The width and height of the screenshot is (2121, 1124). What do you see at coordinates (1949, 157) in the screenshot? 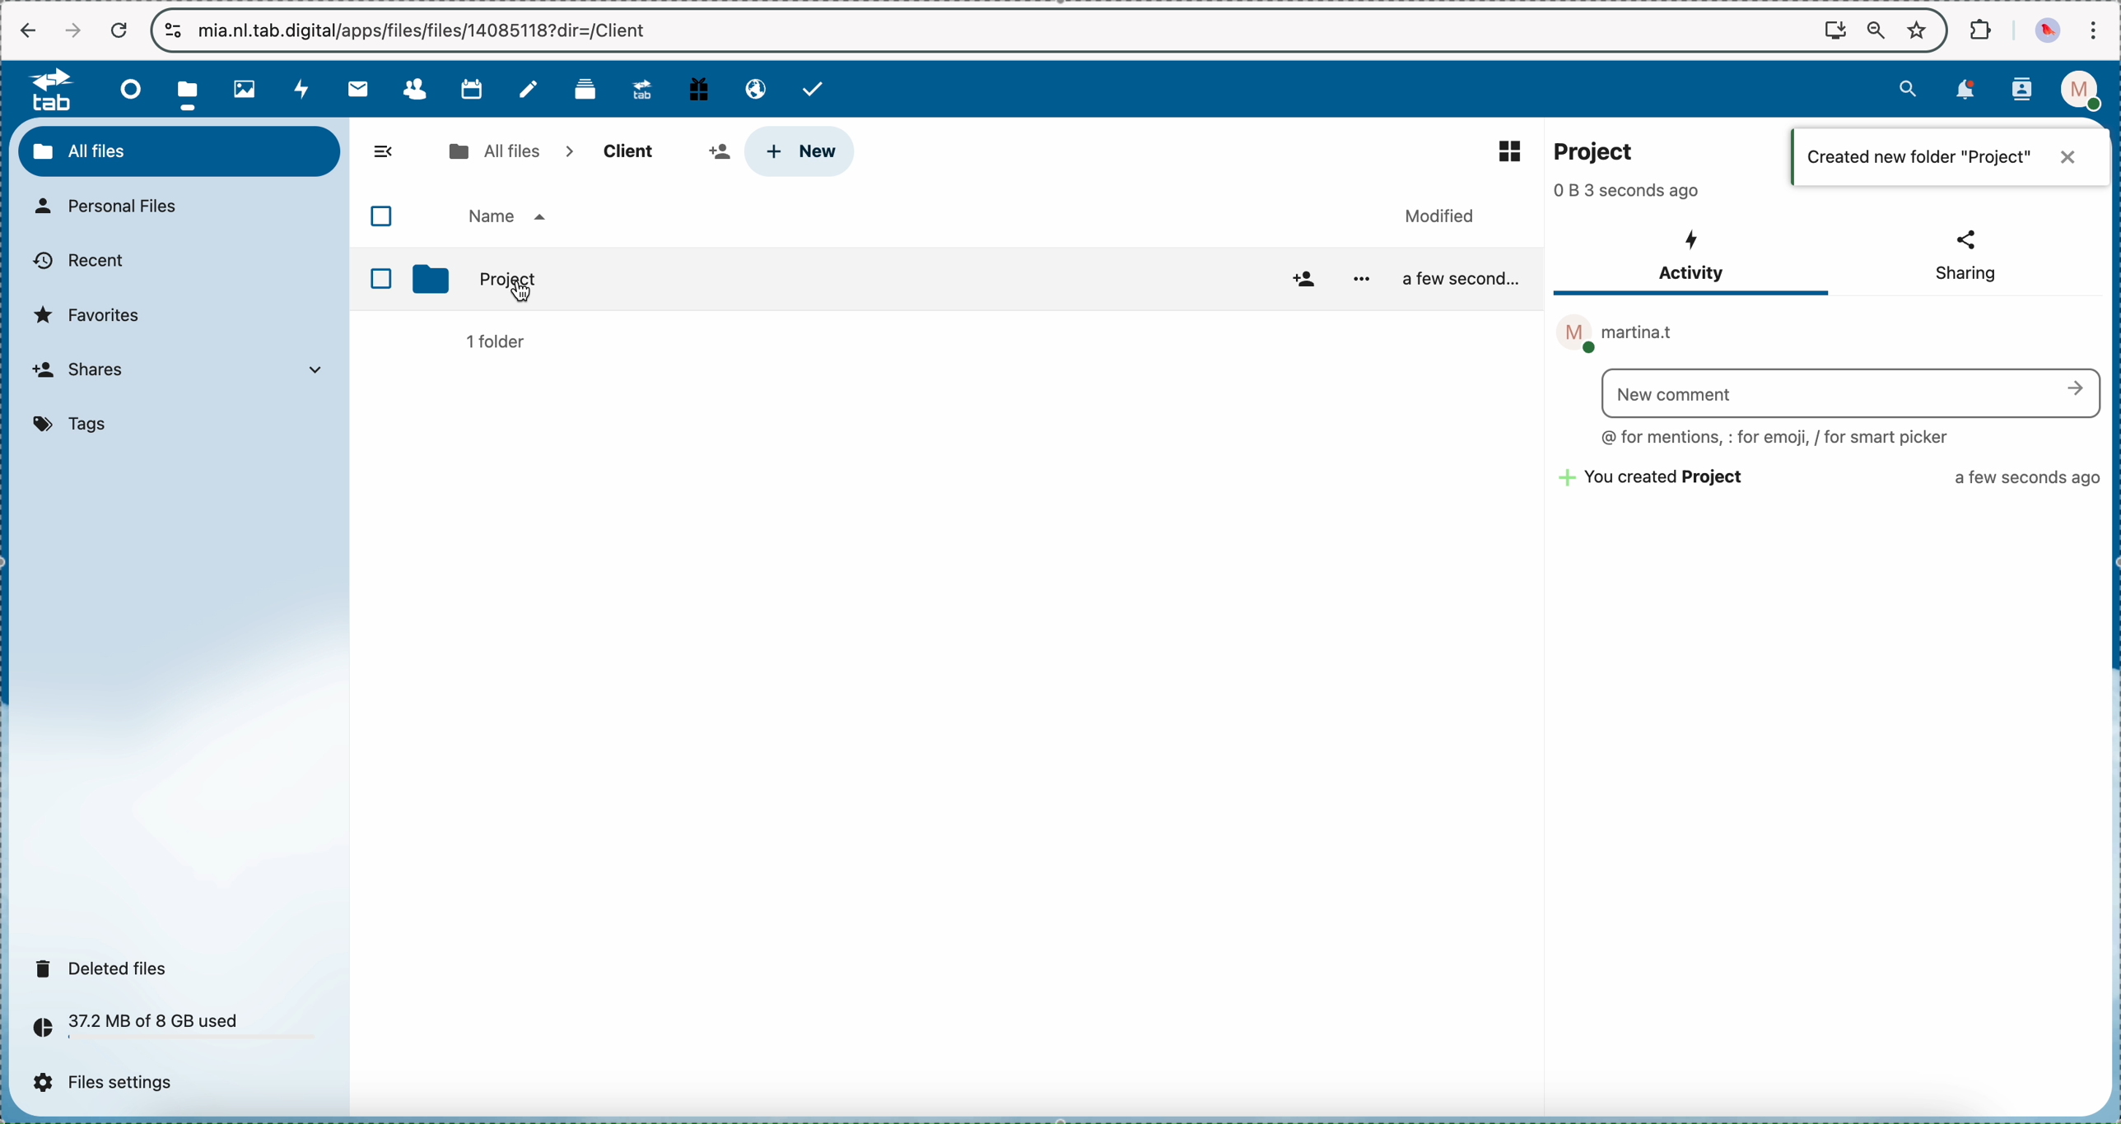
I see `m
| Created new folder "Project"  X` at bounding box center [1949, 157].